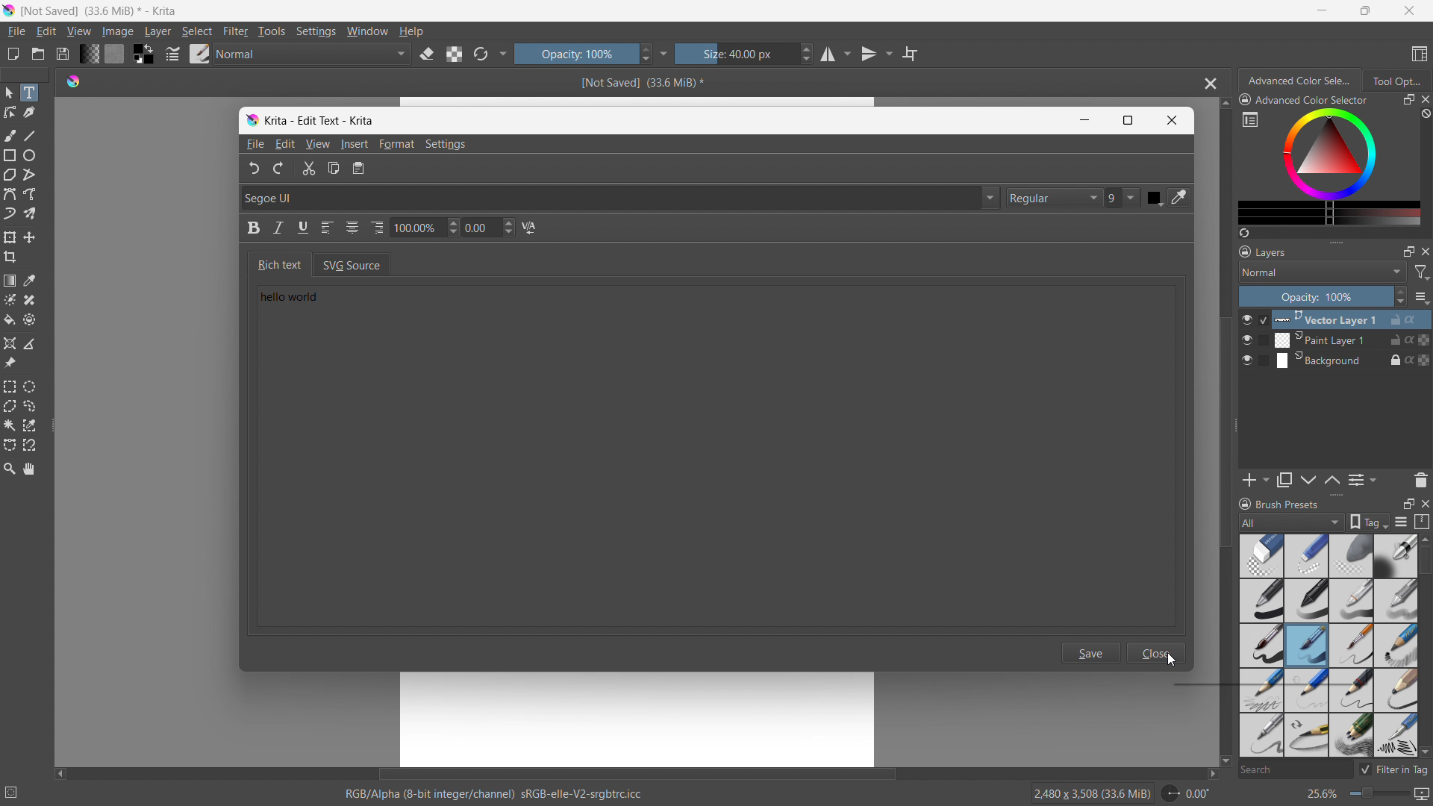 The width and height of the screenshot is (1433, 806). Describe the element at coordinates (16, 31) in the screenshot. I see `file` at that location.